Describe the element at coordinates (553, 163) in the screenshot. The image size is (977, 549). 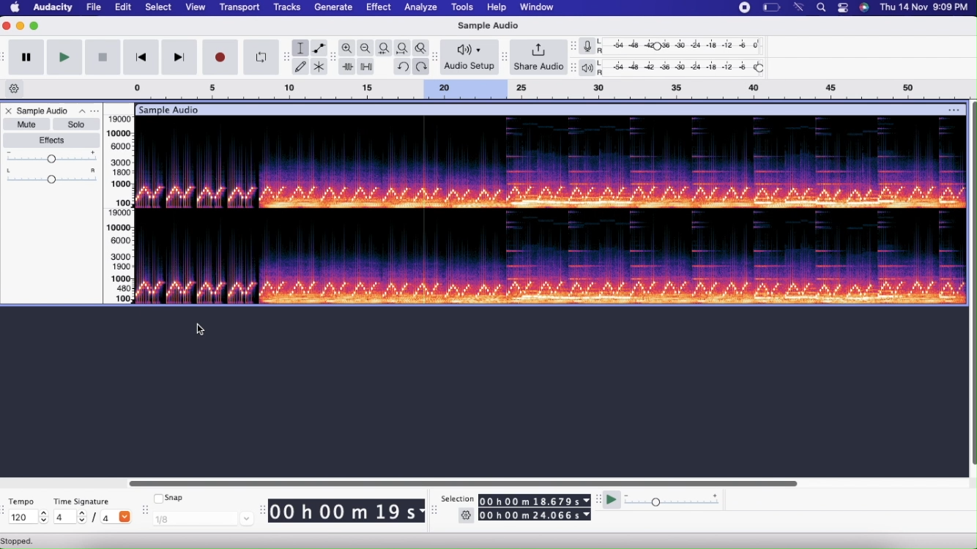
I see `Sample Audio Spectrogram` at that location.